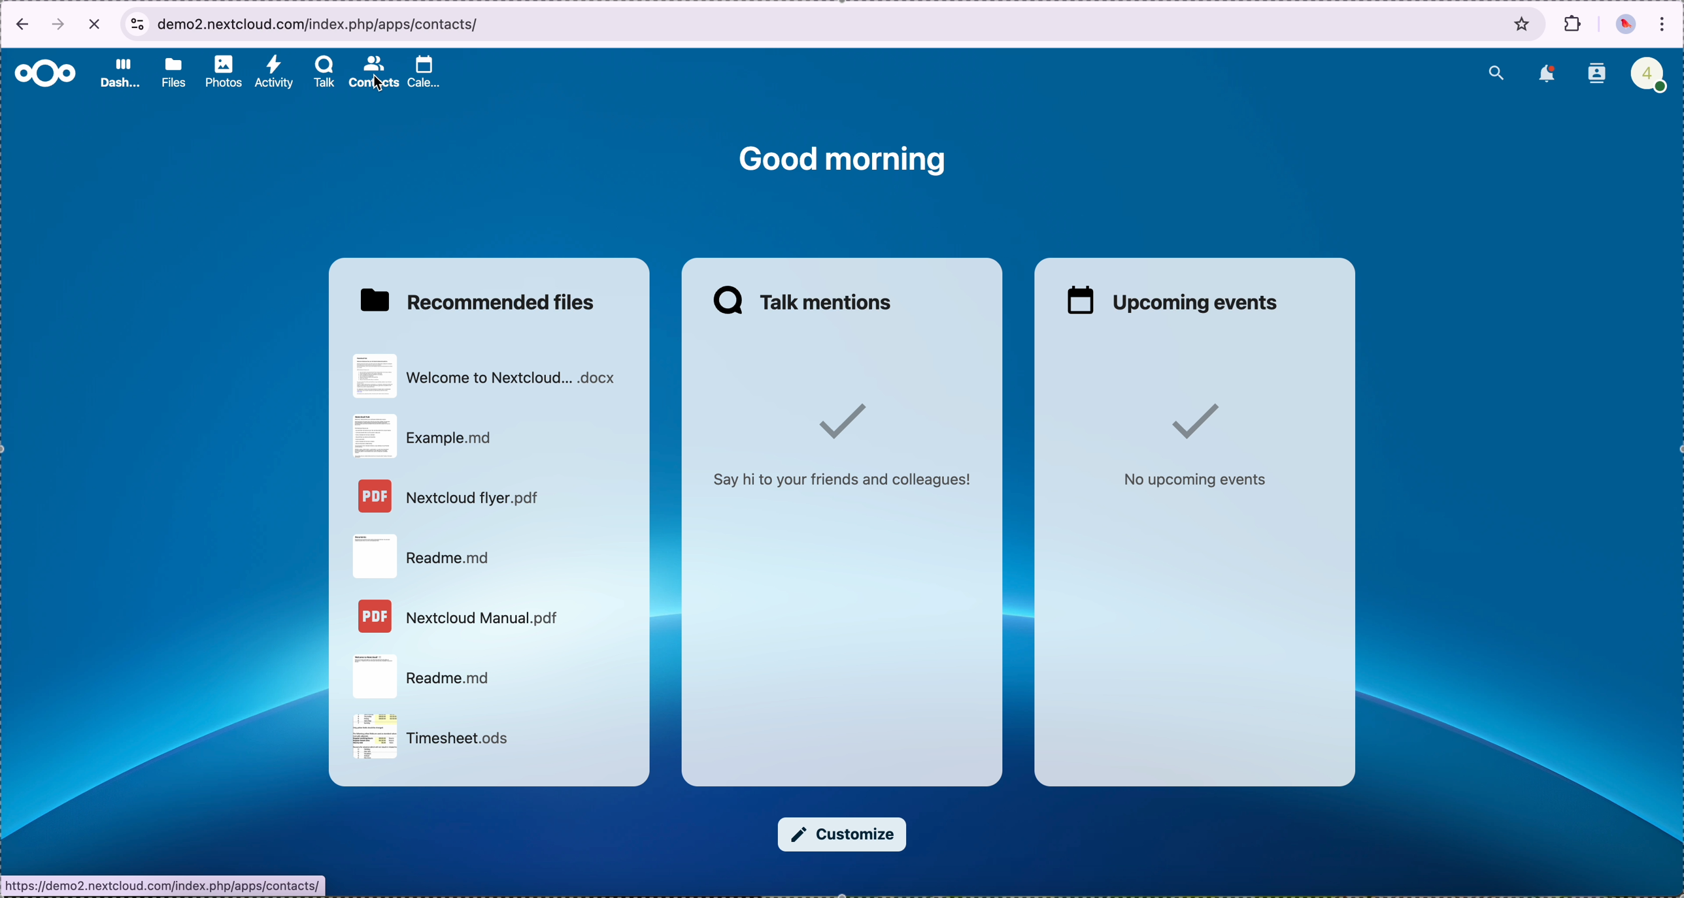 The width and height of the screenshot is (1684, 898). Describe the element at coordinates (321, 73) in the screenshot. I see `Talk` at that location.